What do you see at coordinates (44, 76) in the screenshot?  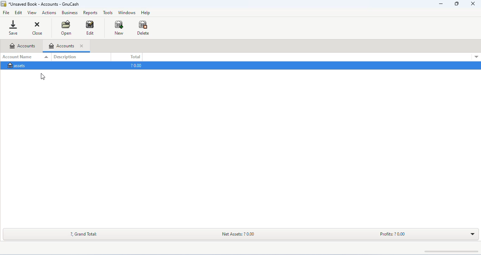 I see `cursor` at bounding box center [44, 76].